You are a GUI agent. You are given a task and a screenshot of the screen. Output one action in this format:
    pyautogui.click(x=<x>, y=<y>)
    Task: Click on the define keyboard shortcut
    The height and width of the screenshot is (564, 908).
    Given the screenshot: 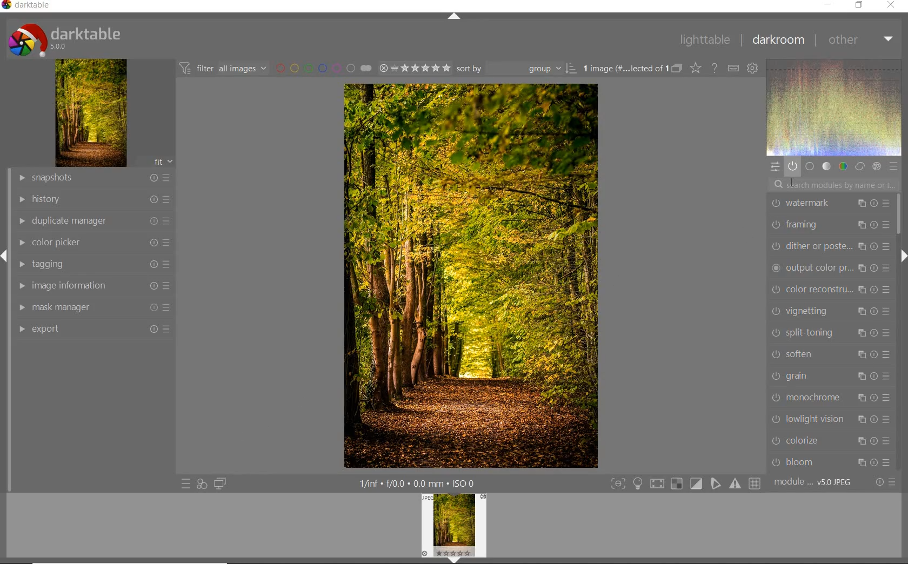 What is the action you would take?
    pyautogui.click(x=733, y=69)
    